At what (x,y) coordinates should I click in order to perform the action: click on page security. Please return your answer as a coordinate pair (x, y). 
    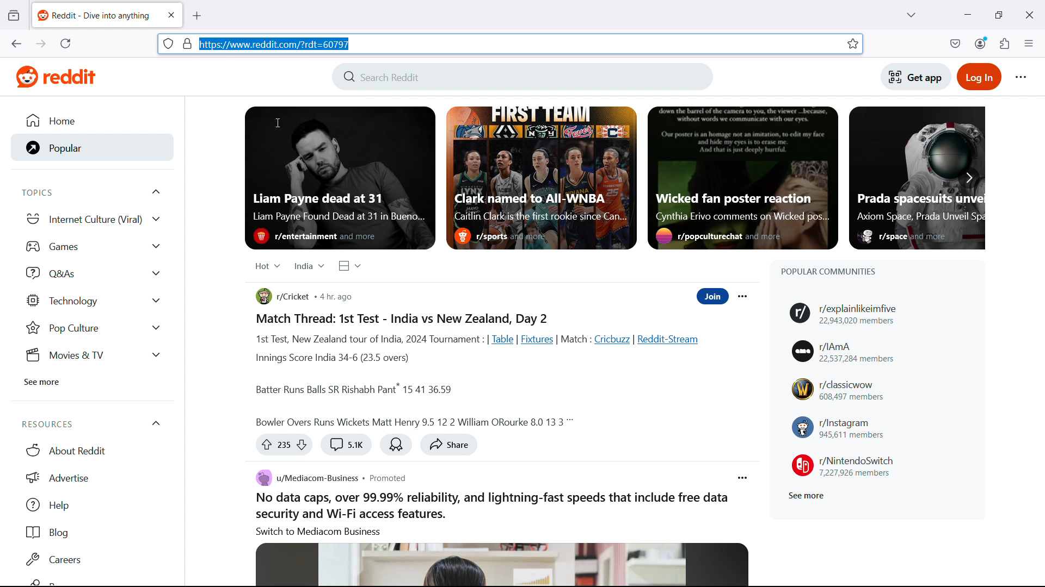
    Looking at the image, I should click on (188, 43).